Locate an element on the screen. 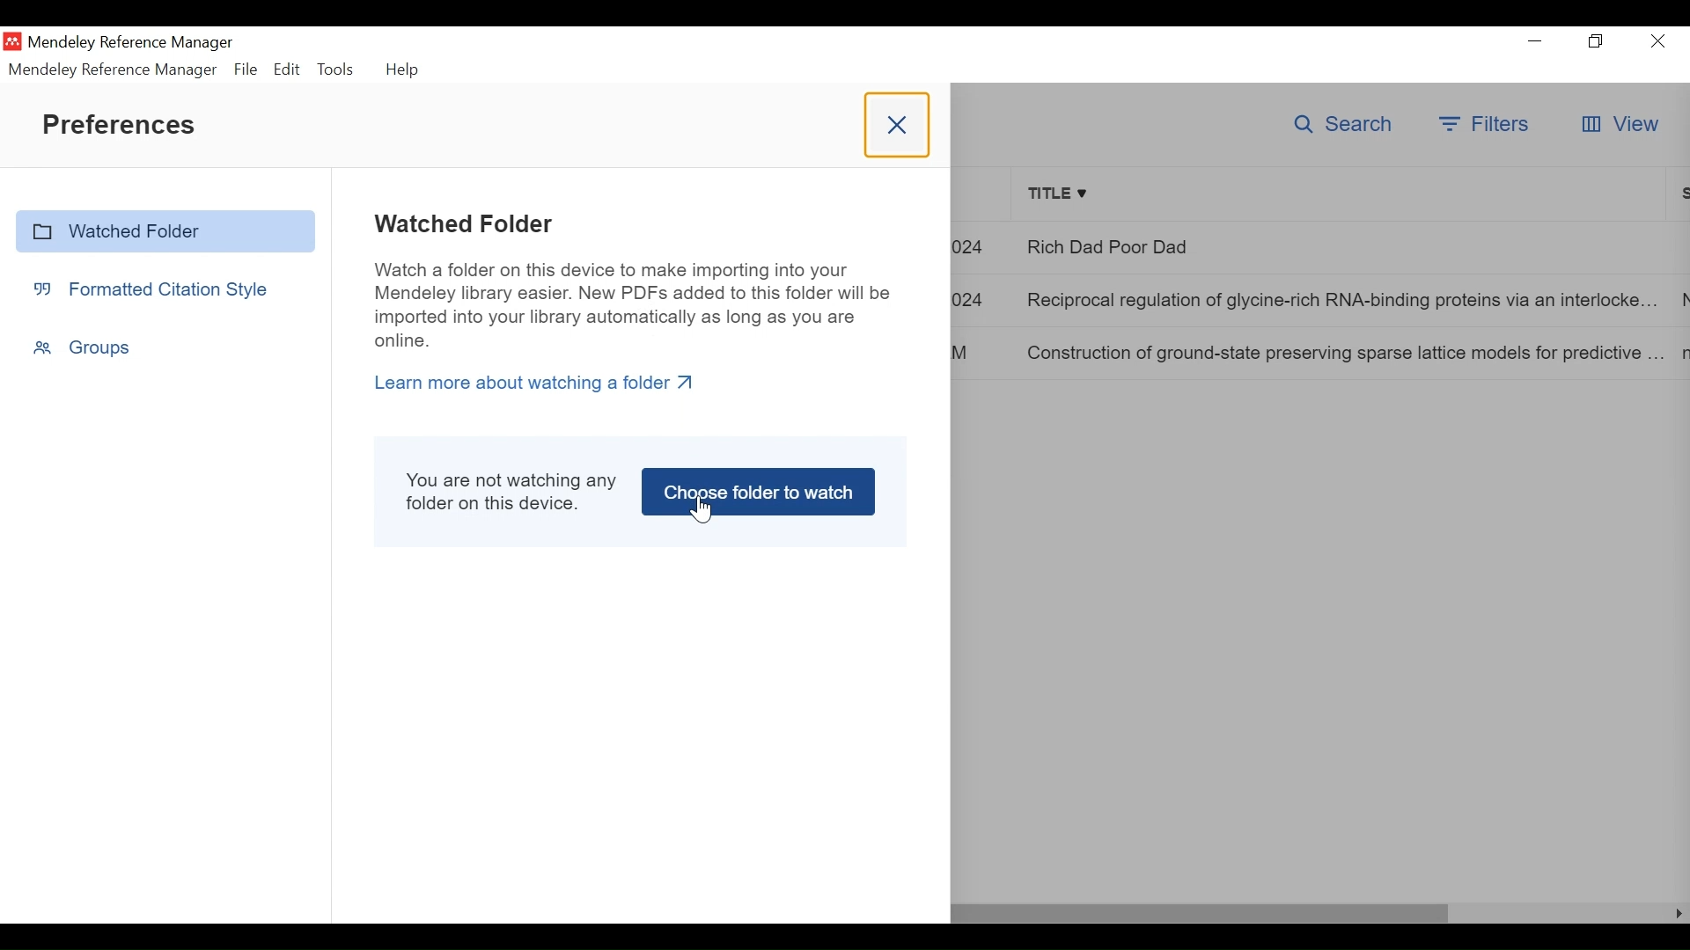  Restore is located at coordinates (1599, 40).